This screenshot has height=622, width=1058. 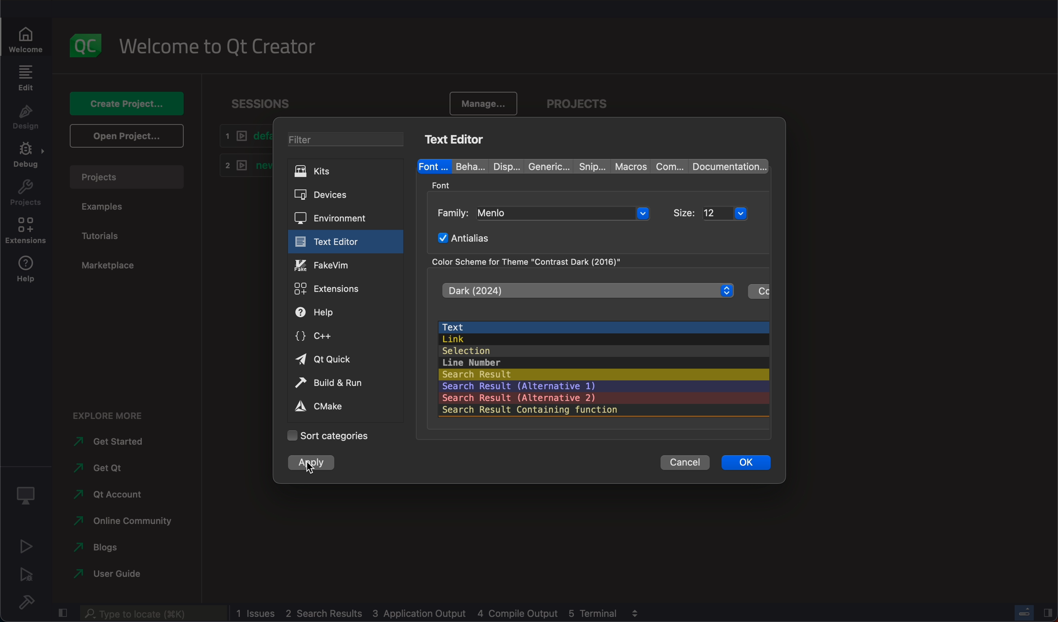 What do you see at coordinates (466, 166) in the screenshot?
I see `beha` at bounding box center [466, 166].